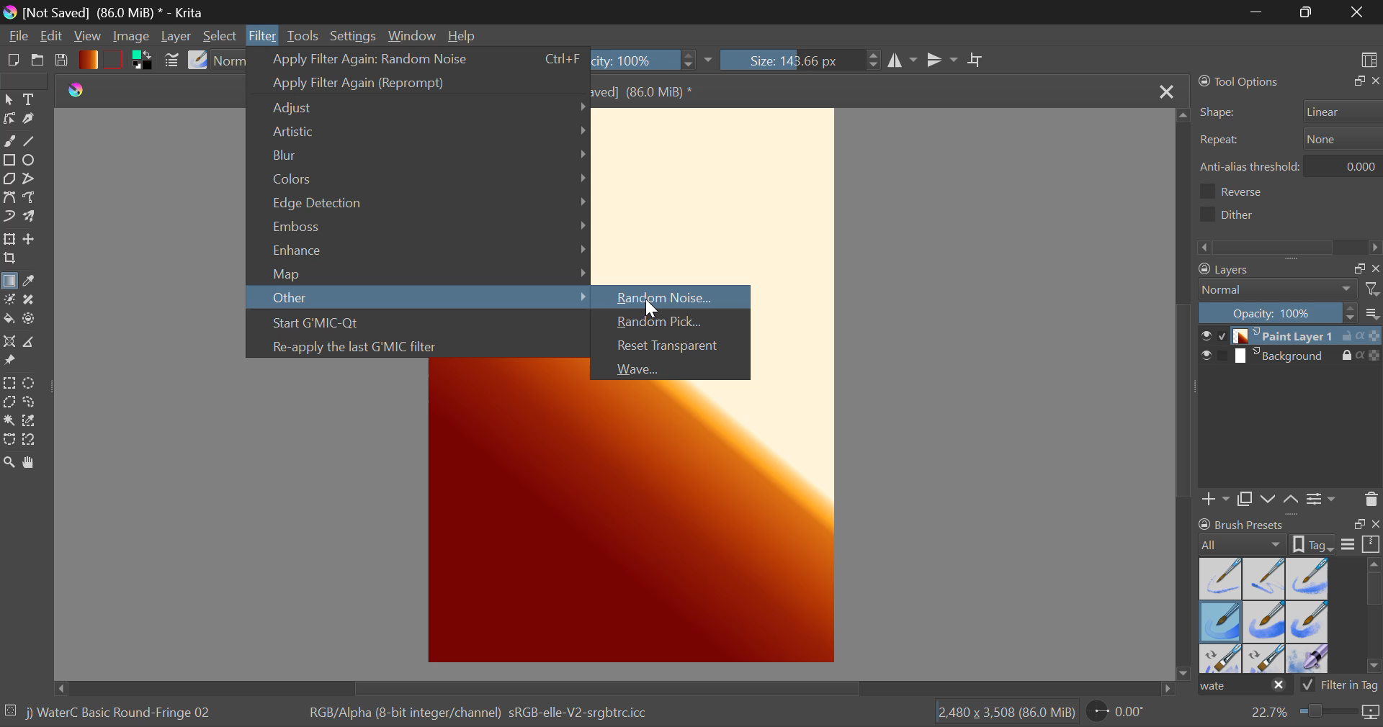 The image size is (1383, 727). Describe the element at coordinates (1371, 498) in the screenshot. I see `trash` at that location.